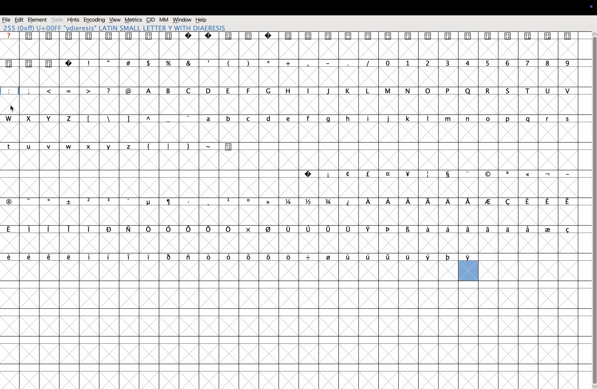  I want to click on Special characters, so click(305, 43).